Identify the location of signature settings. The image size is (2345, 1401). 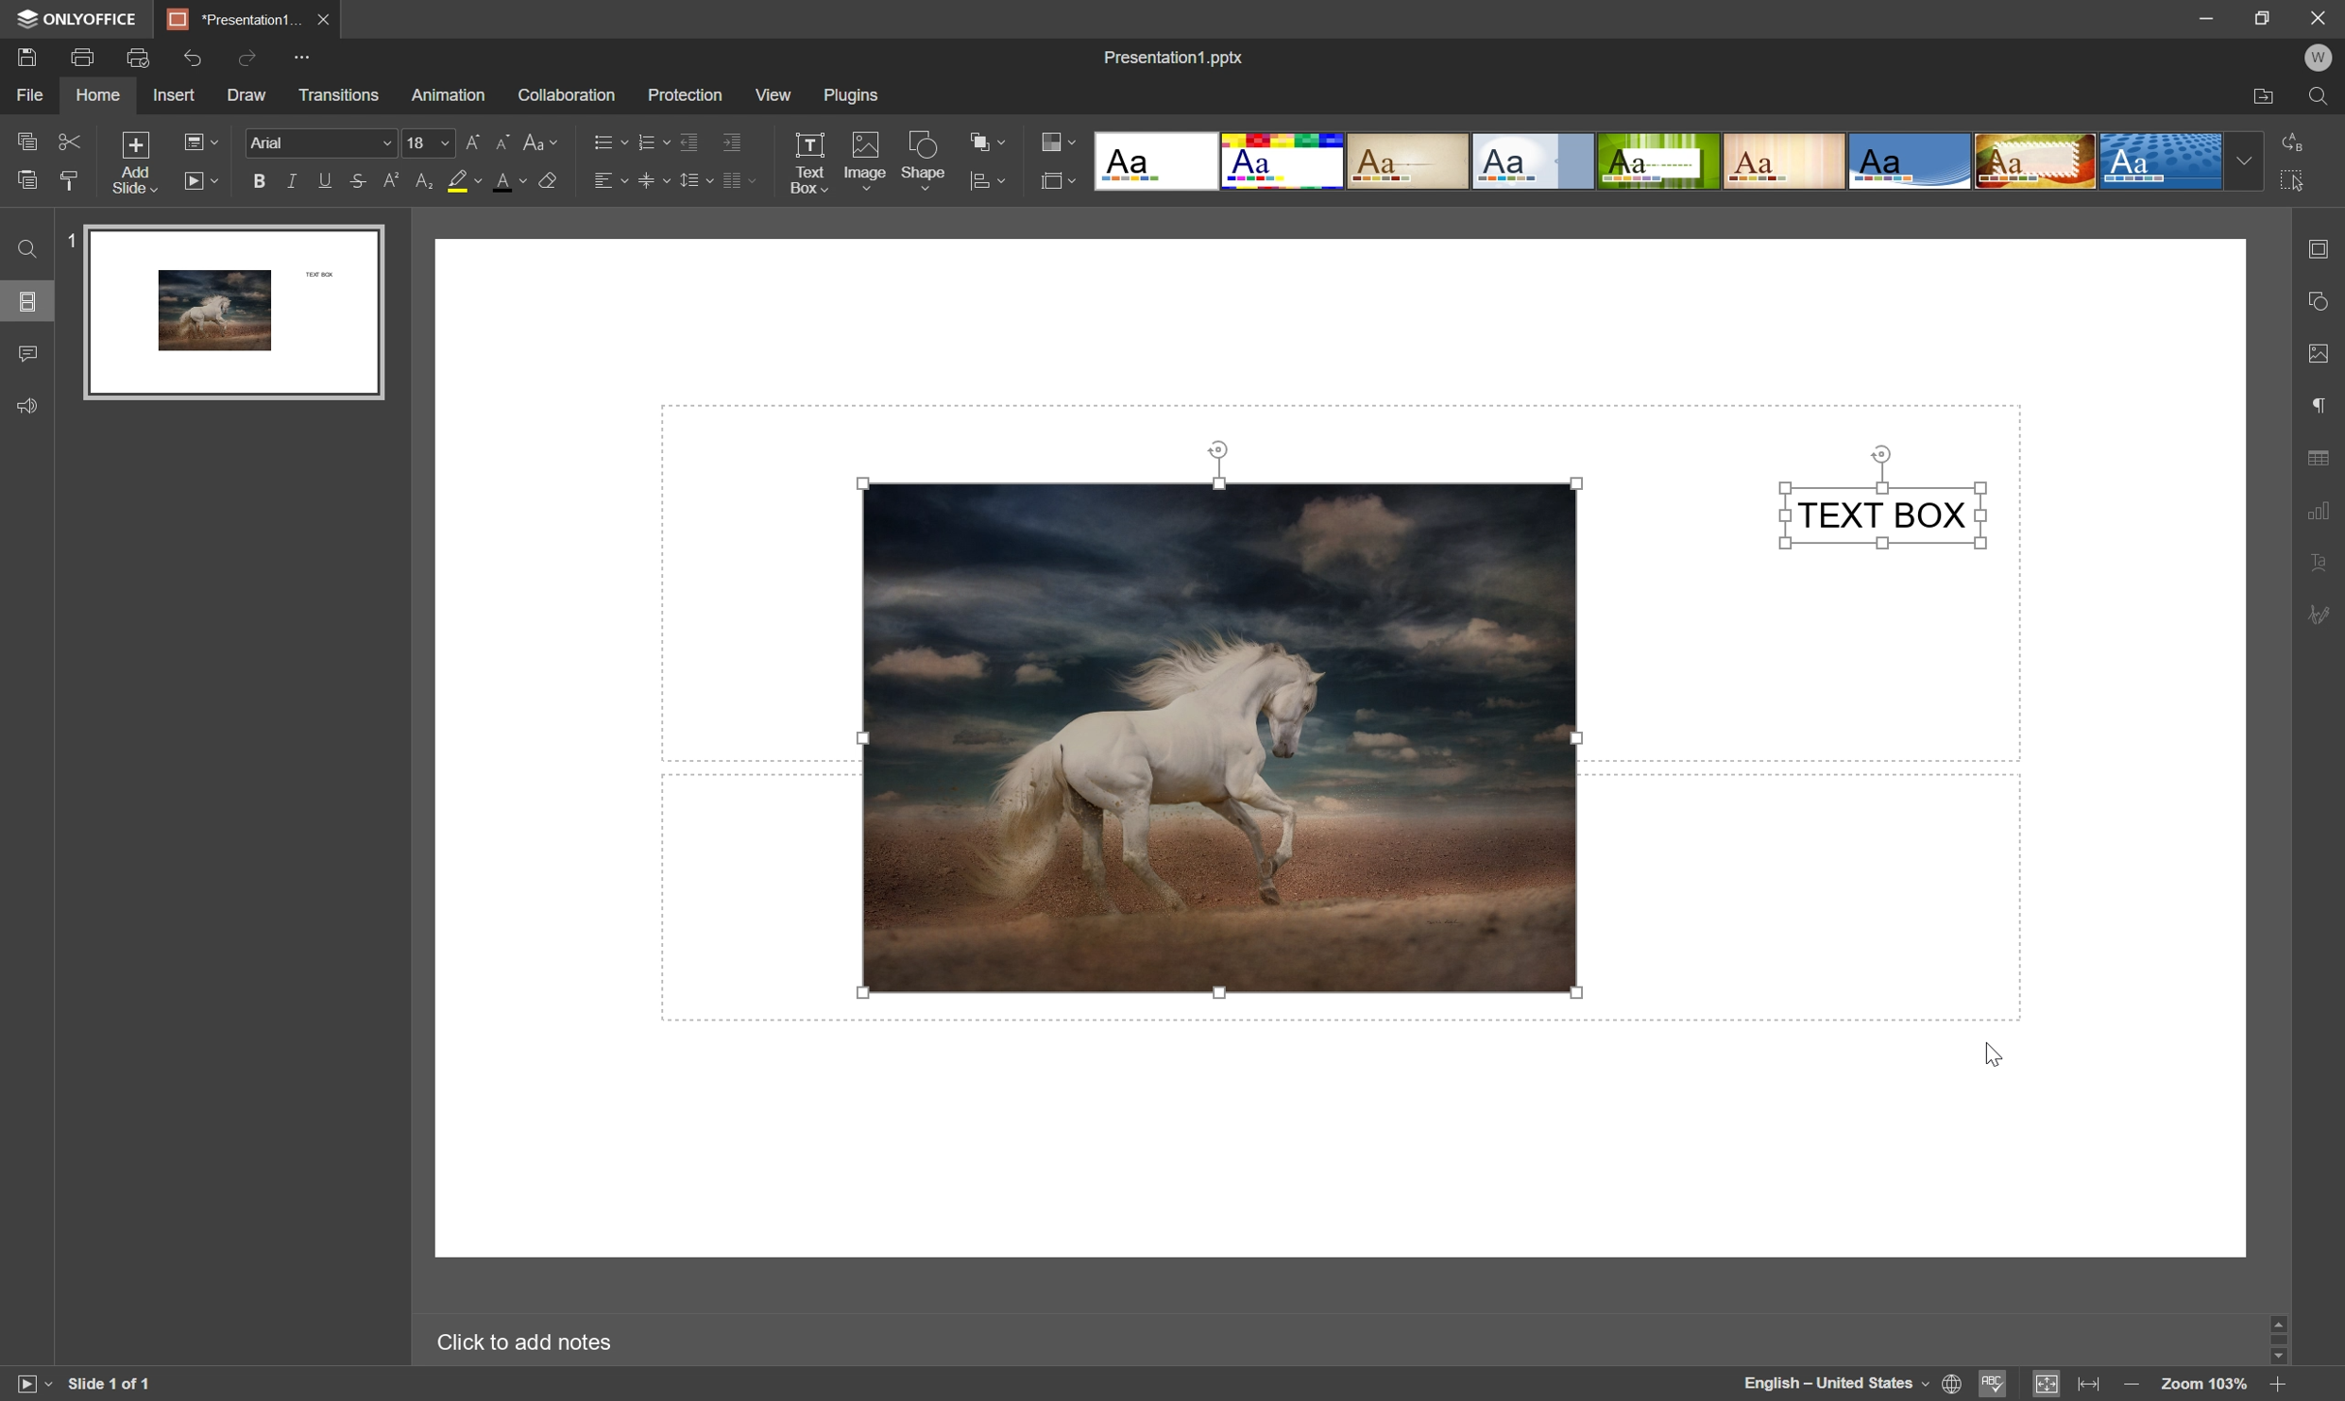
(2319, 618).